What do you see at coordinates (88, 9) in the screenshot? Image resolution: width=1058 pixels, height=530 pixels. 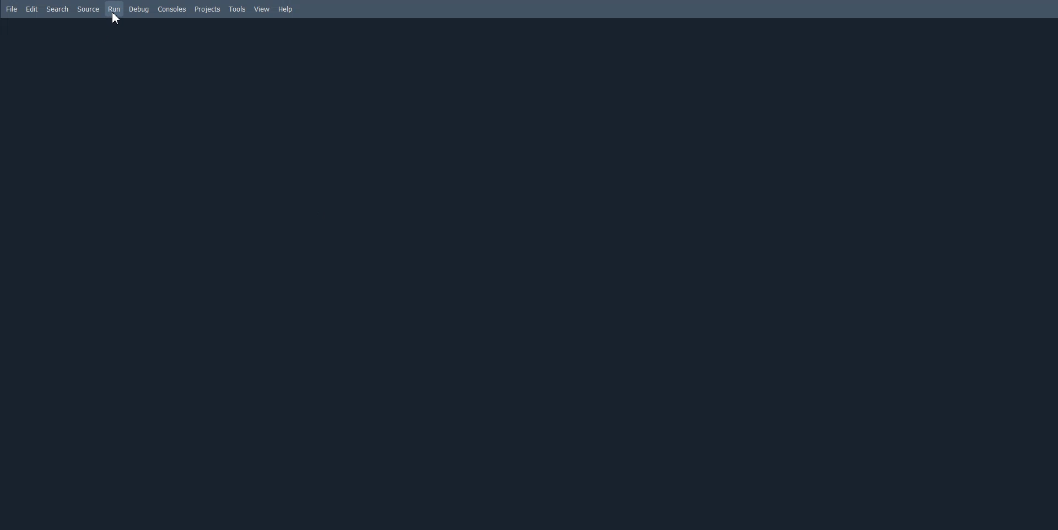 I see `Source` at bounding box center [88, 9].